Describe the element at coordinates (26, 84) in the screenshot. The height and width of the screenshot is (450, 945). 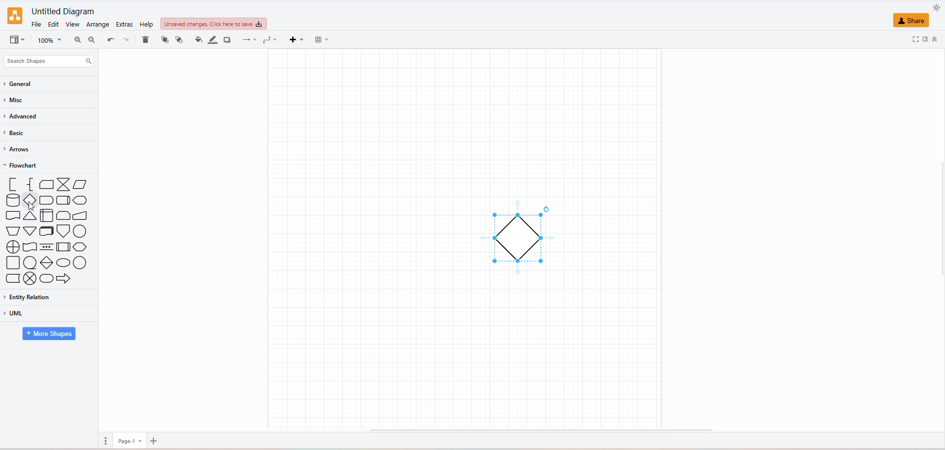
I see `GENERAL` at that location.